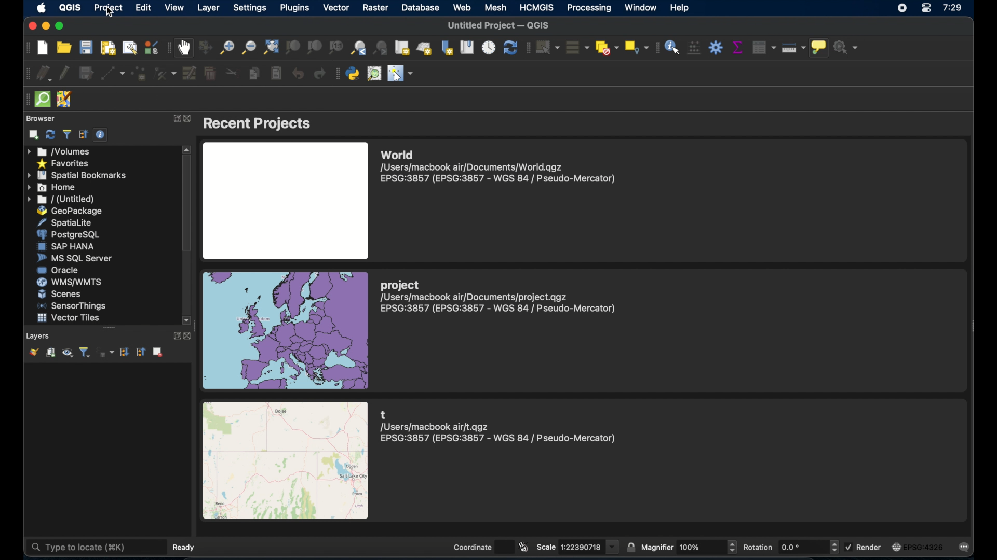 The width and height of the screenshot is (997, 560). Describe the element at coordinates (276, 74) in the screenshot. I see `paste features` at that location.